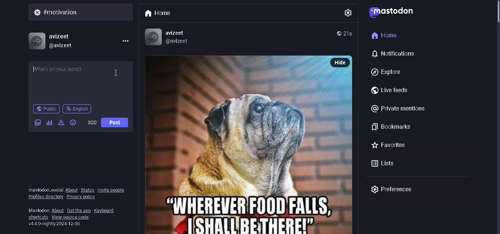  Describe the element at coordinates (339, 33) in the screenshot. I see `global post` at that location.